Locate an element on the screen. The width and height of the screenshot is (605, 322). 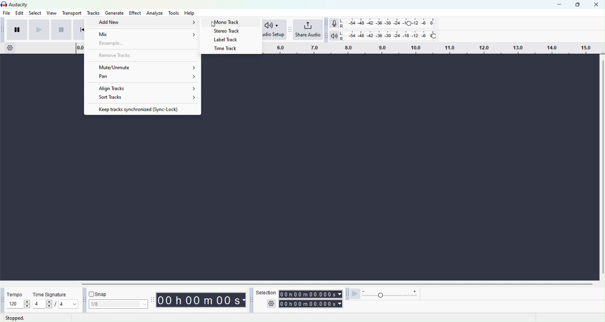
increase beat per measure is located at coordinates (48, 302).